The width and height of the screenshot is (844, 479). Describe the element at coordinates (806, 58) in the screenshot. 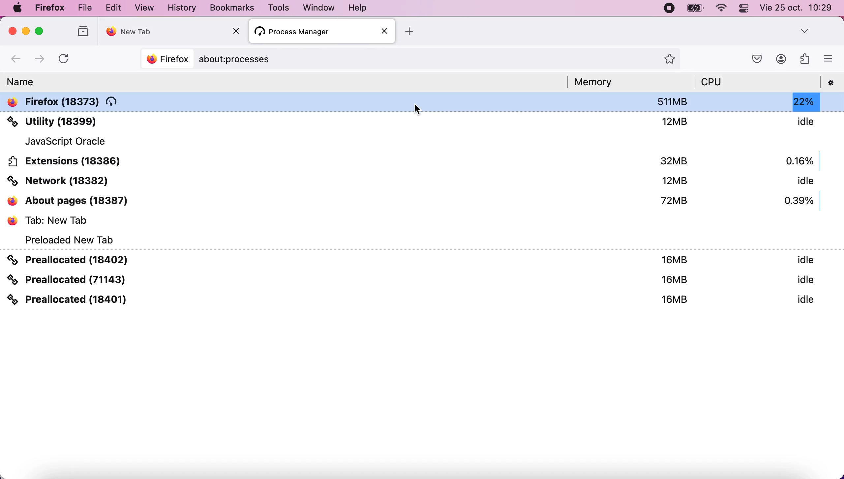

I see `Widget` at that location.